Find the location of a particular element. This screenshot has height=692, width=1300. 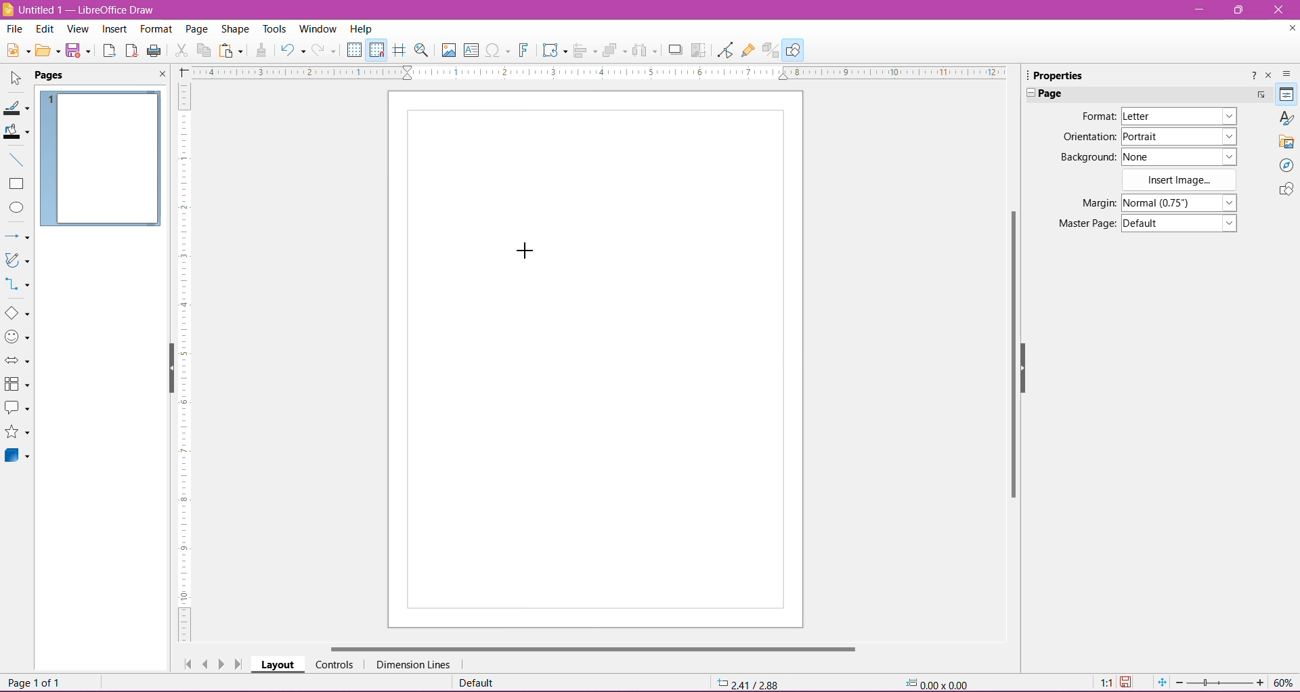

Flowcharts is located at coordinates (17, 385).